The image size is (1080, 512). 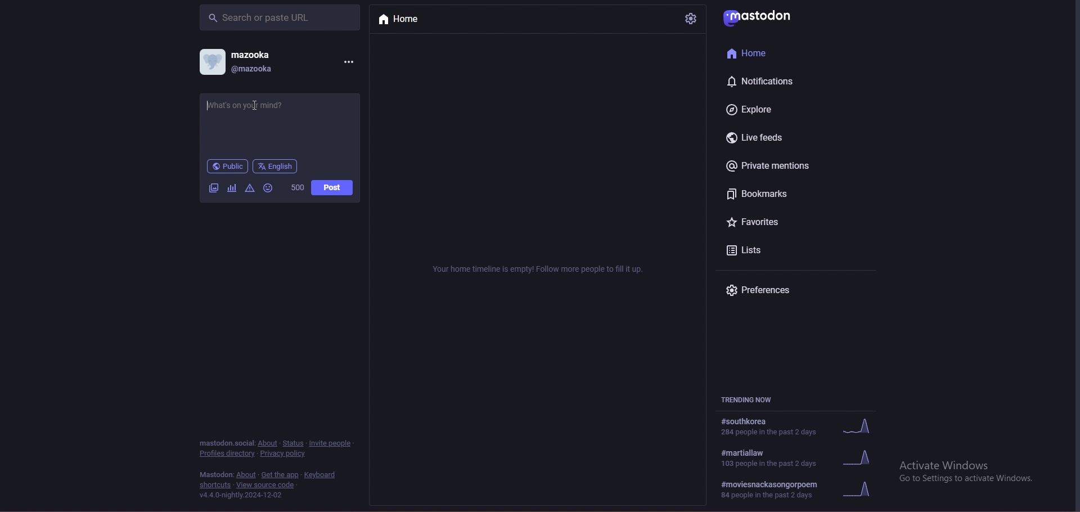 What do you see at coordinates (351, 61) in the screenshot?
I see `options` at bounding box center [351, 61].